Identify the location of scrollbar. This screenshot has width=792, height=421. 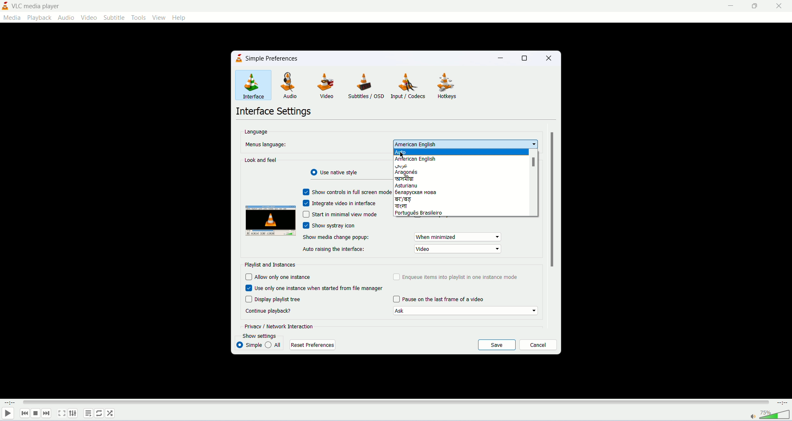
(533, 162).